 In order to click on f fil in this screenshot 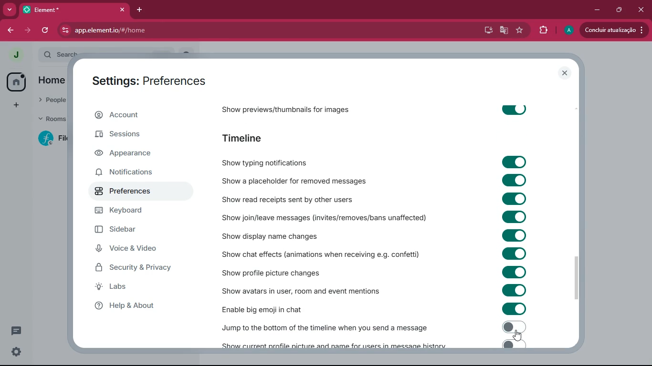, I will do `click(49, 139)`.